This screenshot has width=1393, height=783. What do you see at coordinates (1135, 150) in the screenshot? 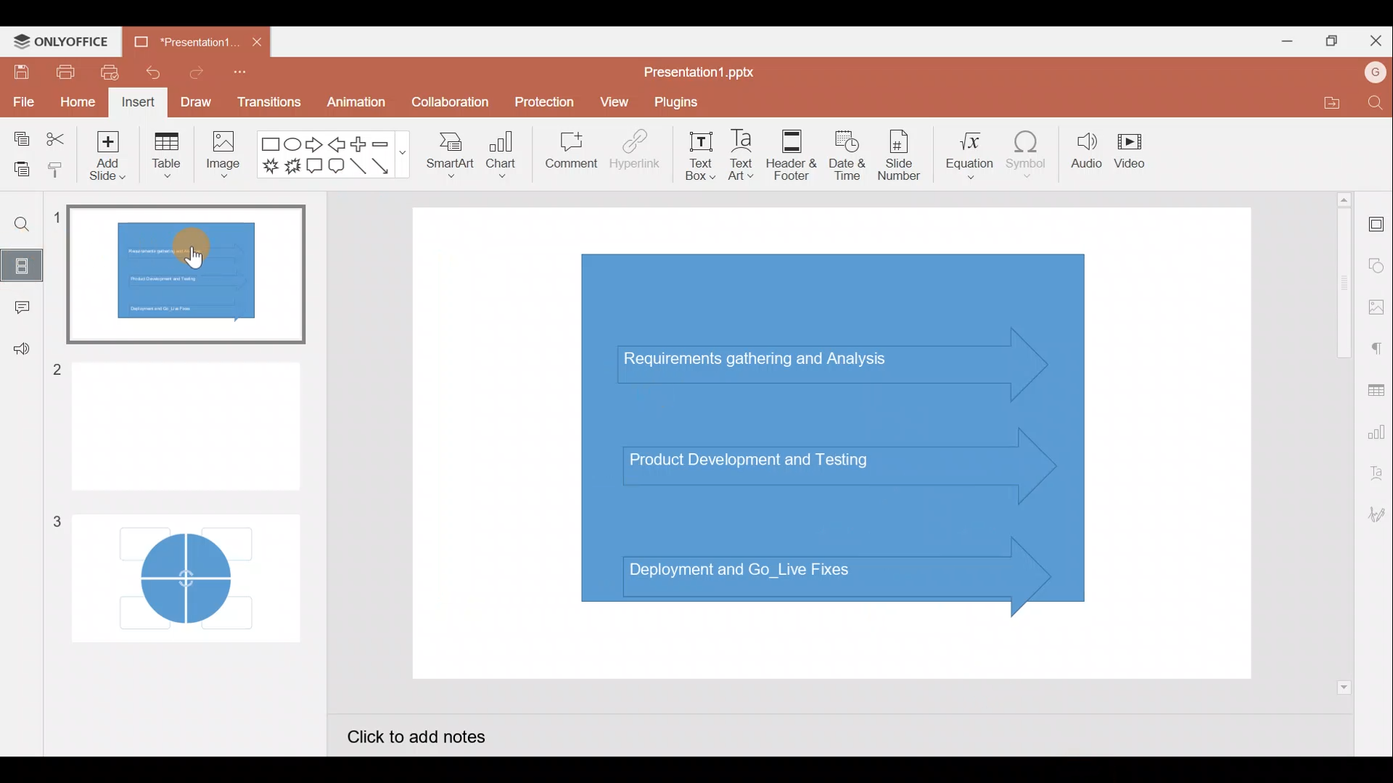
I see `Video` at bounding box center [1135, 150].